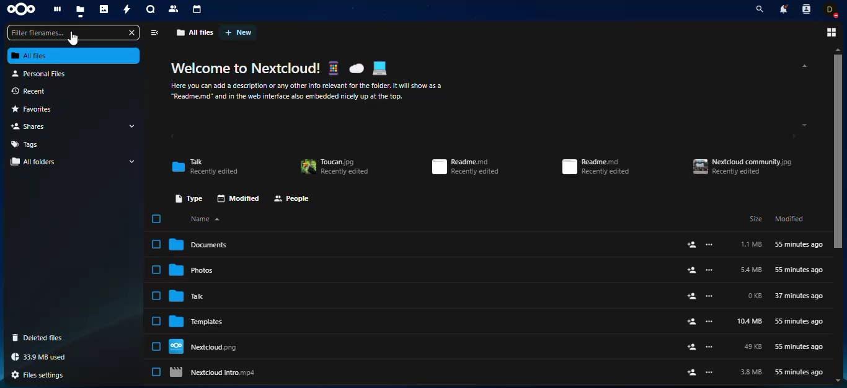 The height and width of the screenshot is (388, 847). I want to click on deleted files, so click(41, 338).